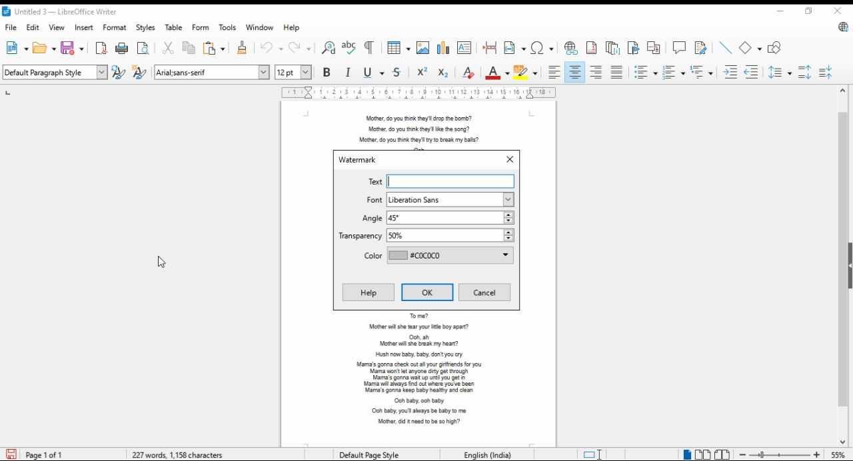 The image size is (853, 461). What do you see at coordinates (329, 48) in the screenshot?
I see `find and replace` at bounding box center [329, 48].